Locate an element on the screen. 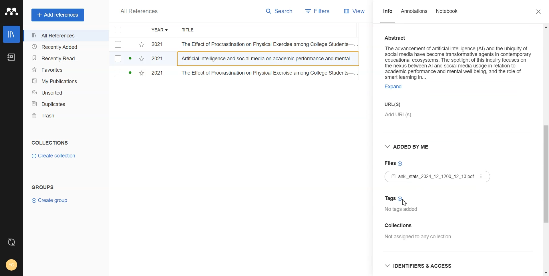 This screenshot has height=276, width=549. Add collection is located at coordinates (420, 227).